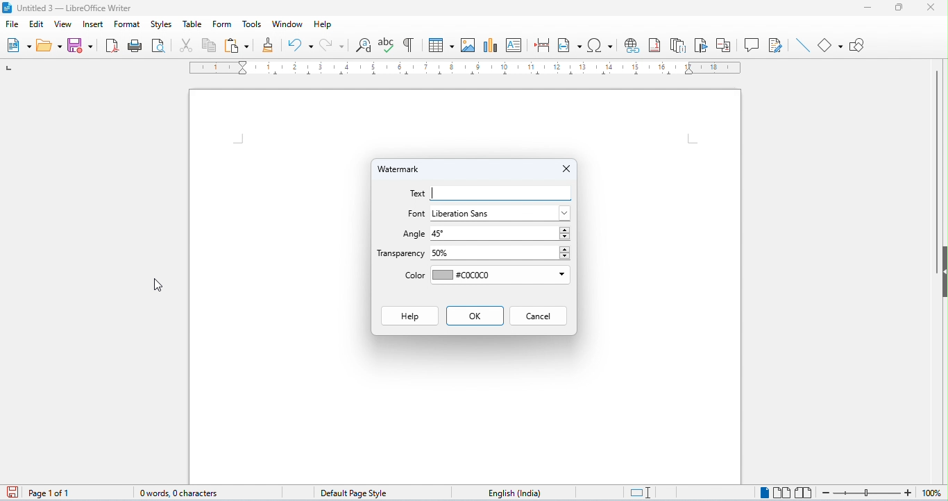 Image resolution: width=948 pixels, height=501 pixels. Describe the element at coordinates (365, 46) in the screenshot. I see `find and replace` at that location.